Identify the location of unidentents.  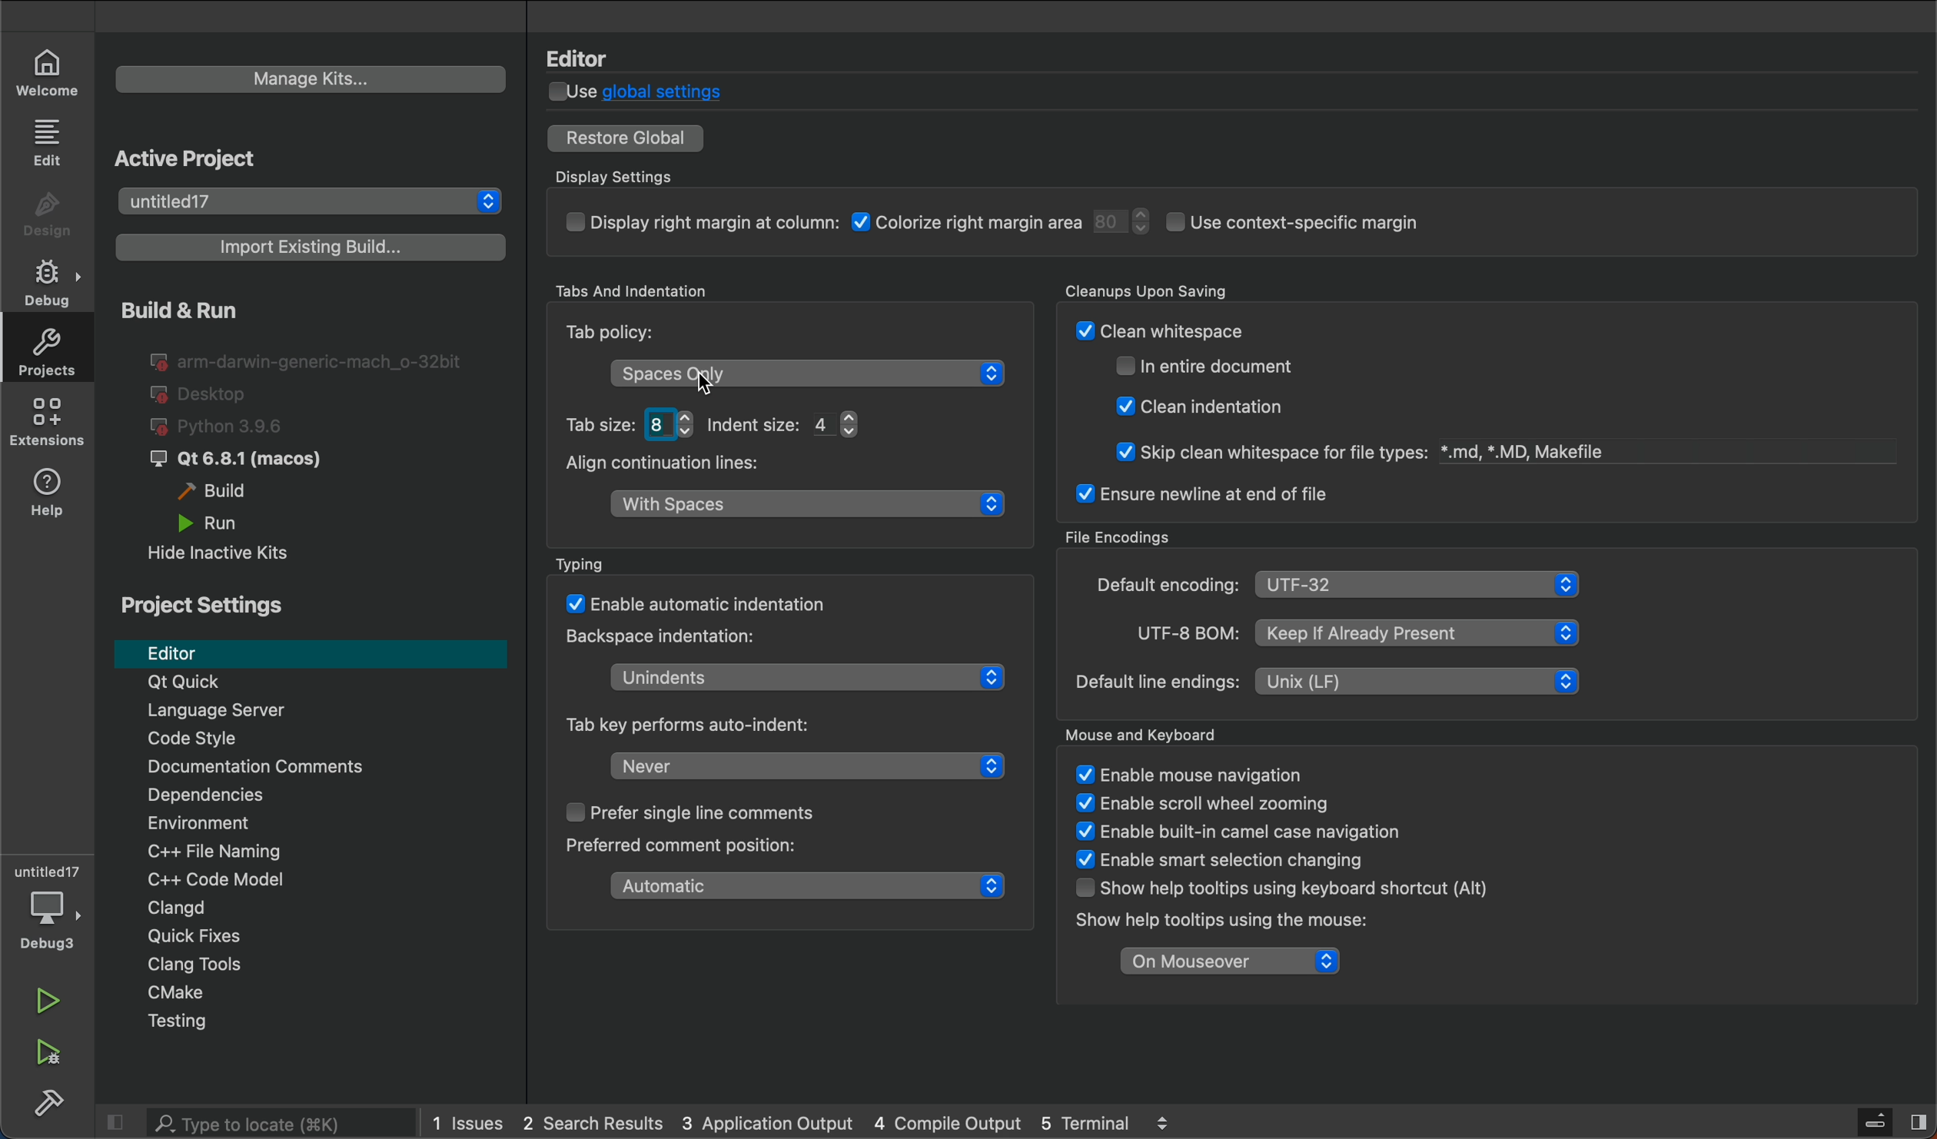
(808, 676).